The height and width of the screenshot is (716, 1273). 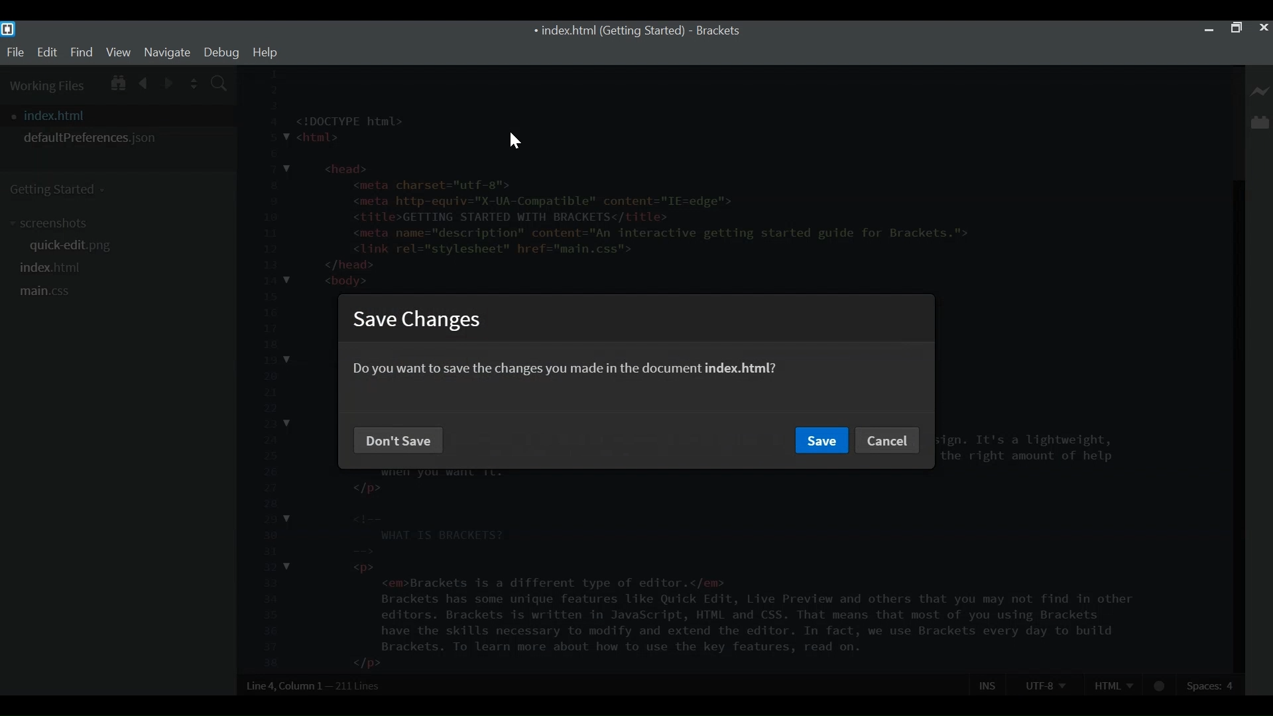 I want to click on defaultPreferences.json, so click(x=118, y=138).